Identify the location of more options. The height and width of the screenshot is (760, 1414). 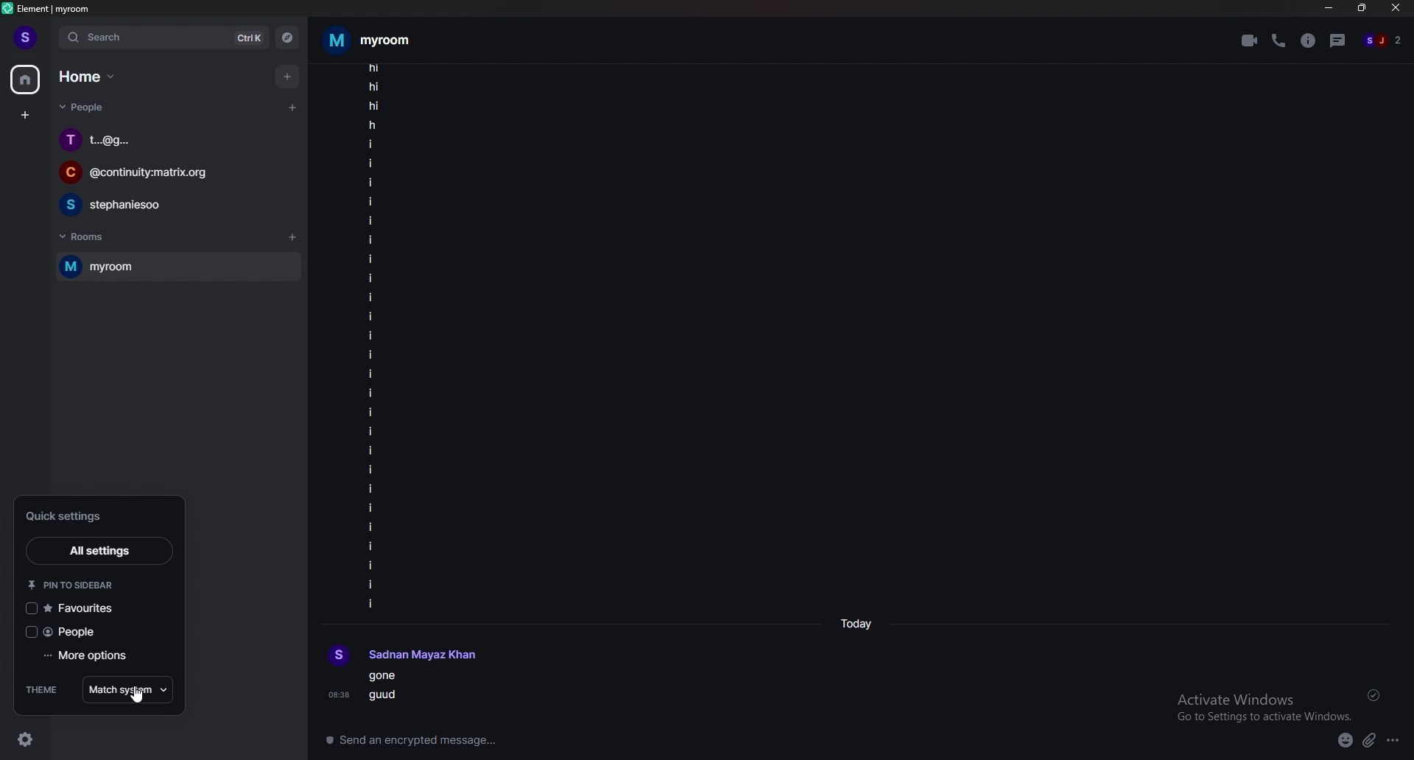
(92, 656).